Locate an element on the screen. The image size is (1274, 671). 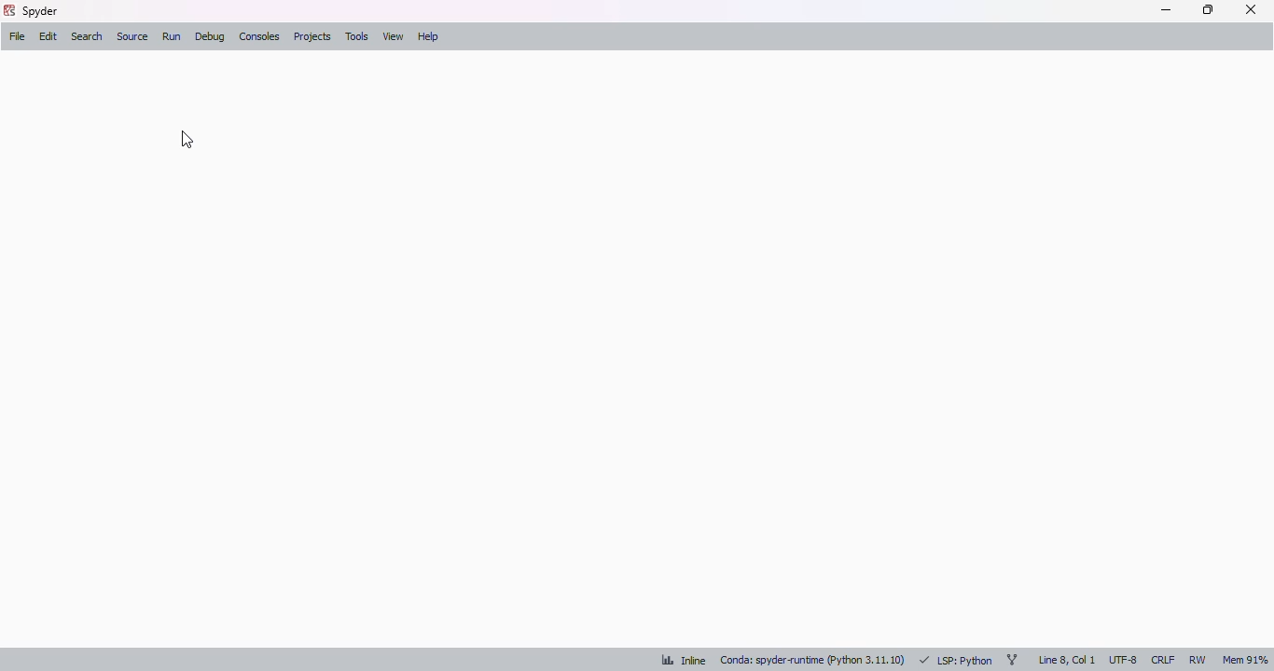
search is located at coordinates (88, 36).